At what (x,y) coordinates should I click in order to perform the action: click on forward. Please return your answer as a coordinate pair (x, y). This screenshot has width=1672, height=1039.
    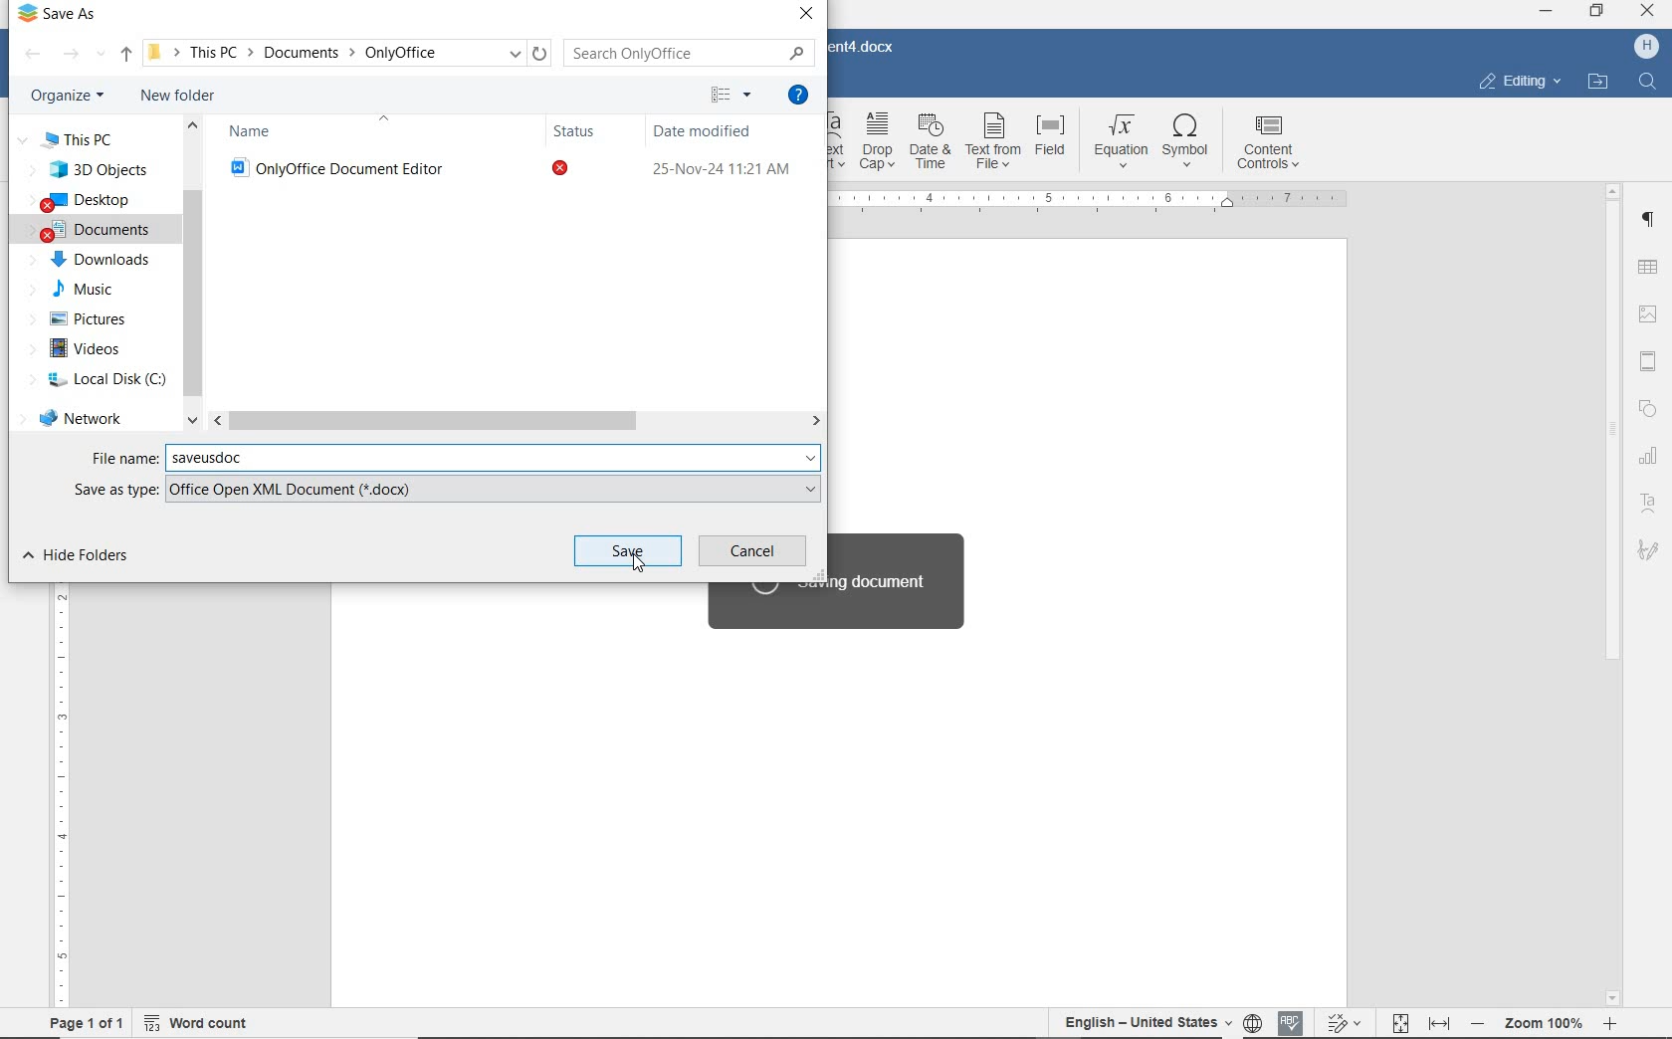
    Looking at the image, I should click on (71, 54).